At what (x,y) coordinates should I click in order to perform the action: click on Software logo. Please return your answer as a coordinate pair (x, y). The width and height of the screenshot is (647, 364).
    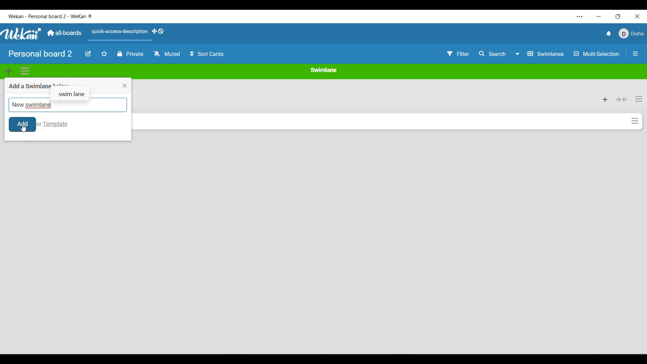
    Looking at the image, I should click on (22, 34).